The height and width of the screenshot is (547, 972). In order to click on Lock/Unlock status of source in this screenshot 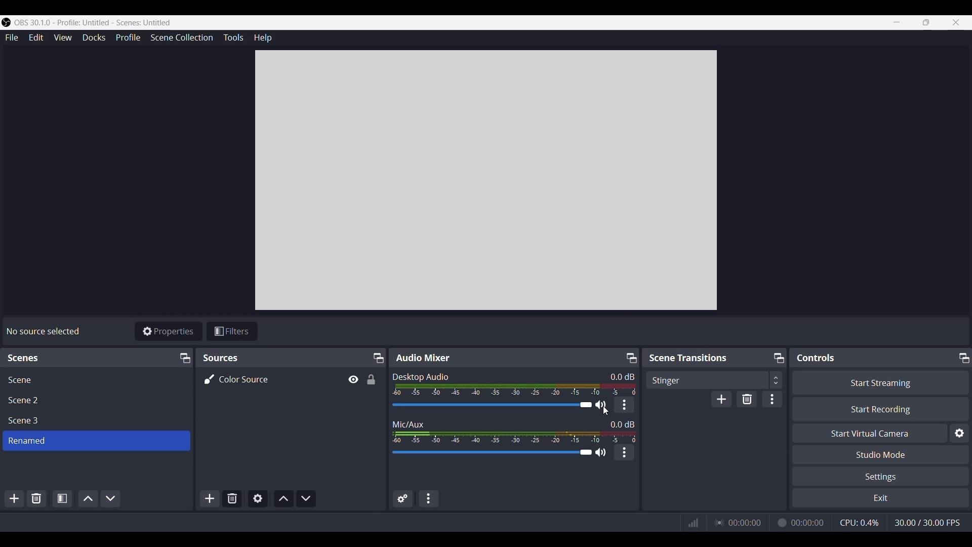, I will do `click(371, 379)`.